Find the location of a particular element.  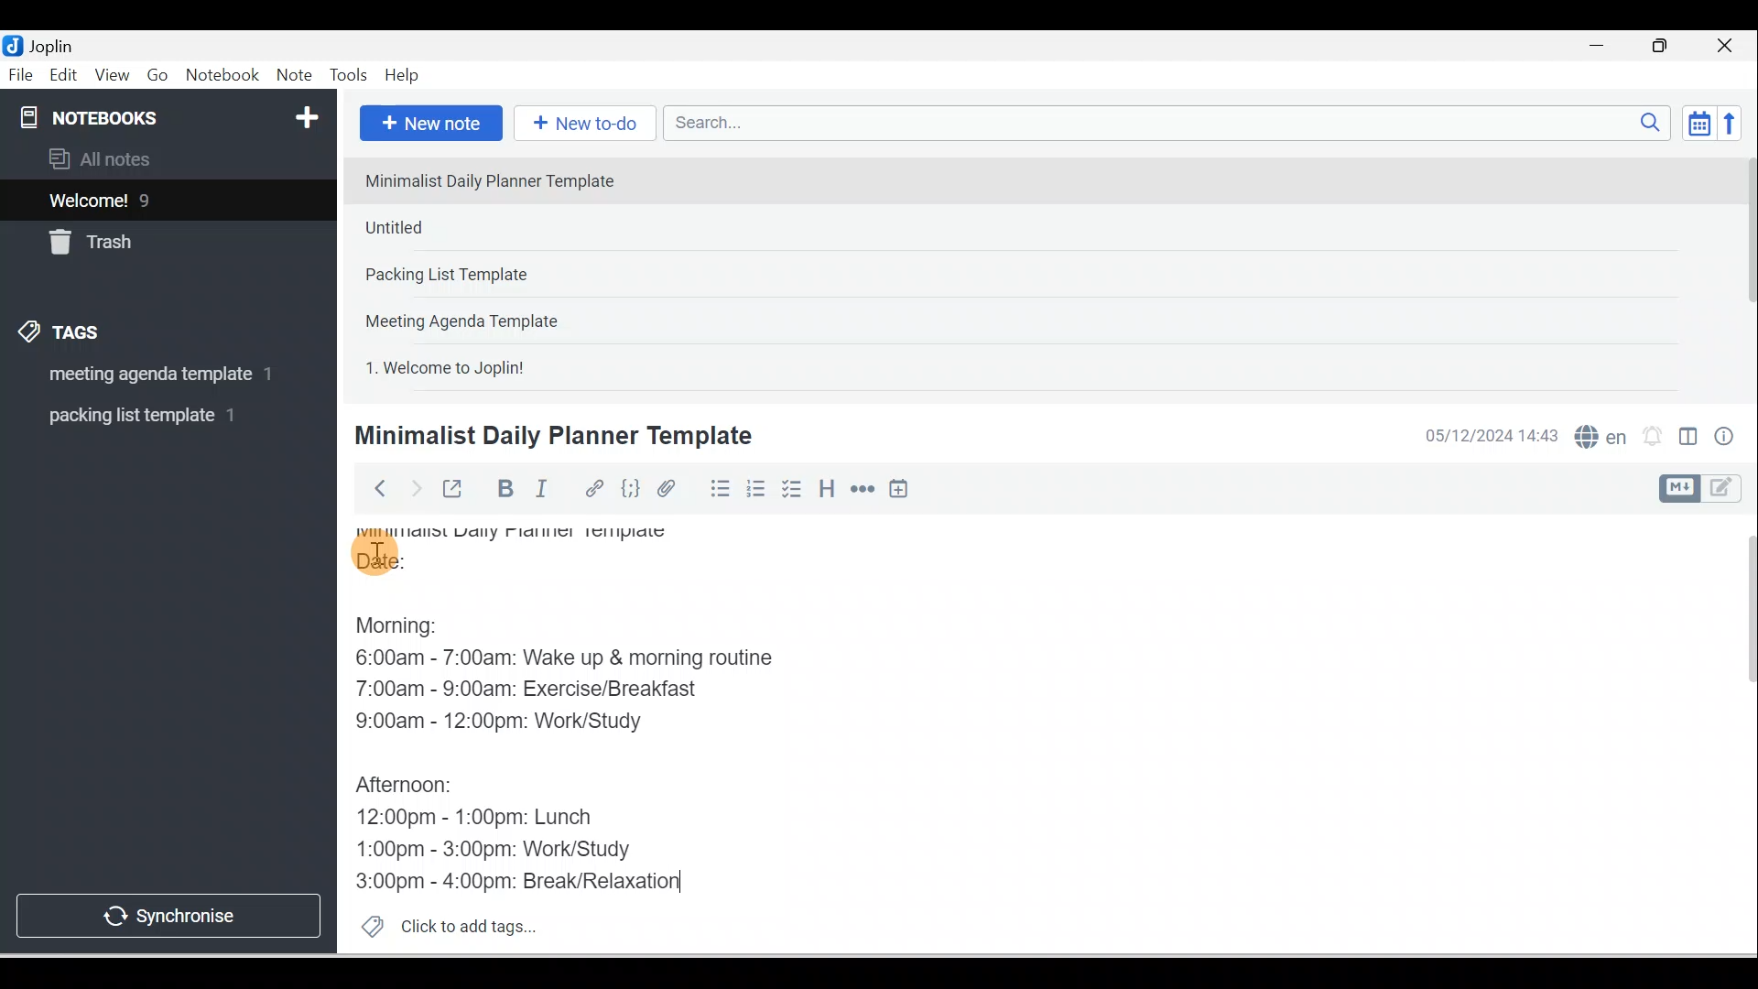

Note 1 is located at coordinates (503, 179).